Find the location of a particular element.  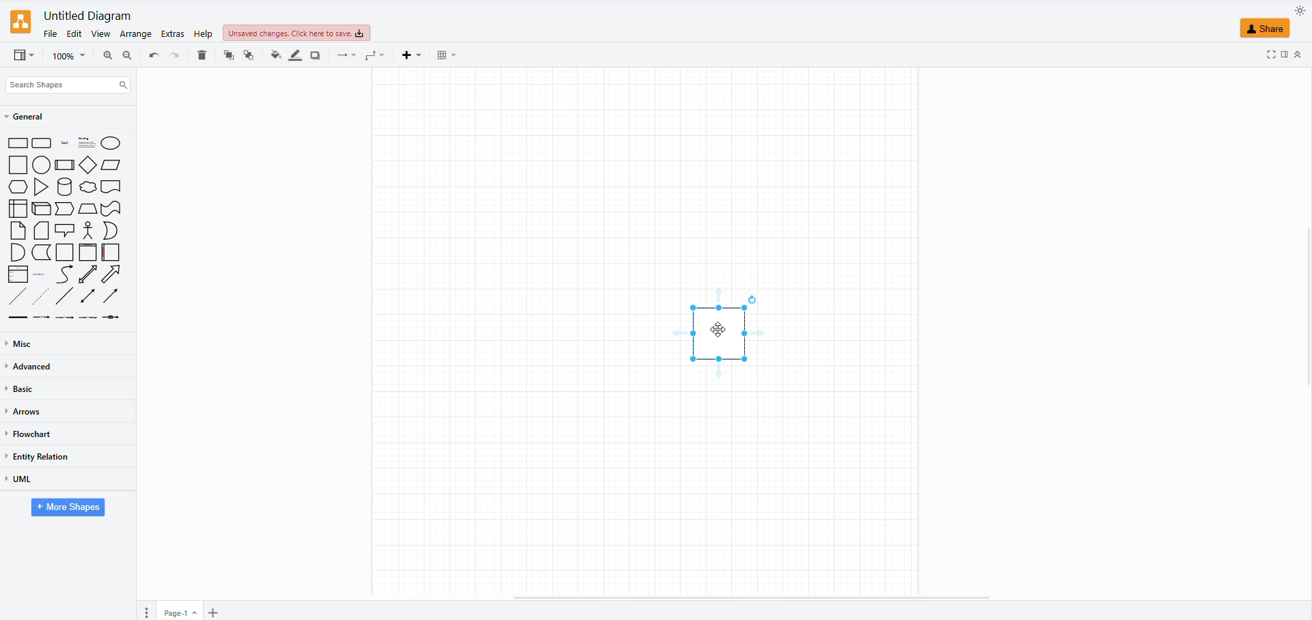

logo is located at coordinates (20, 22).